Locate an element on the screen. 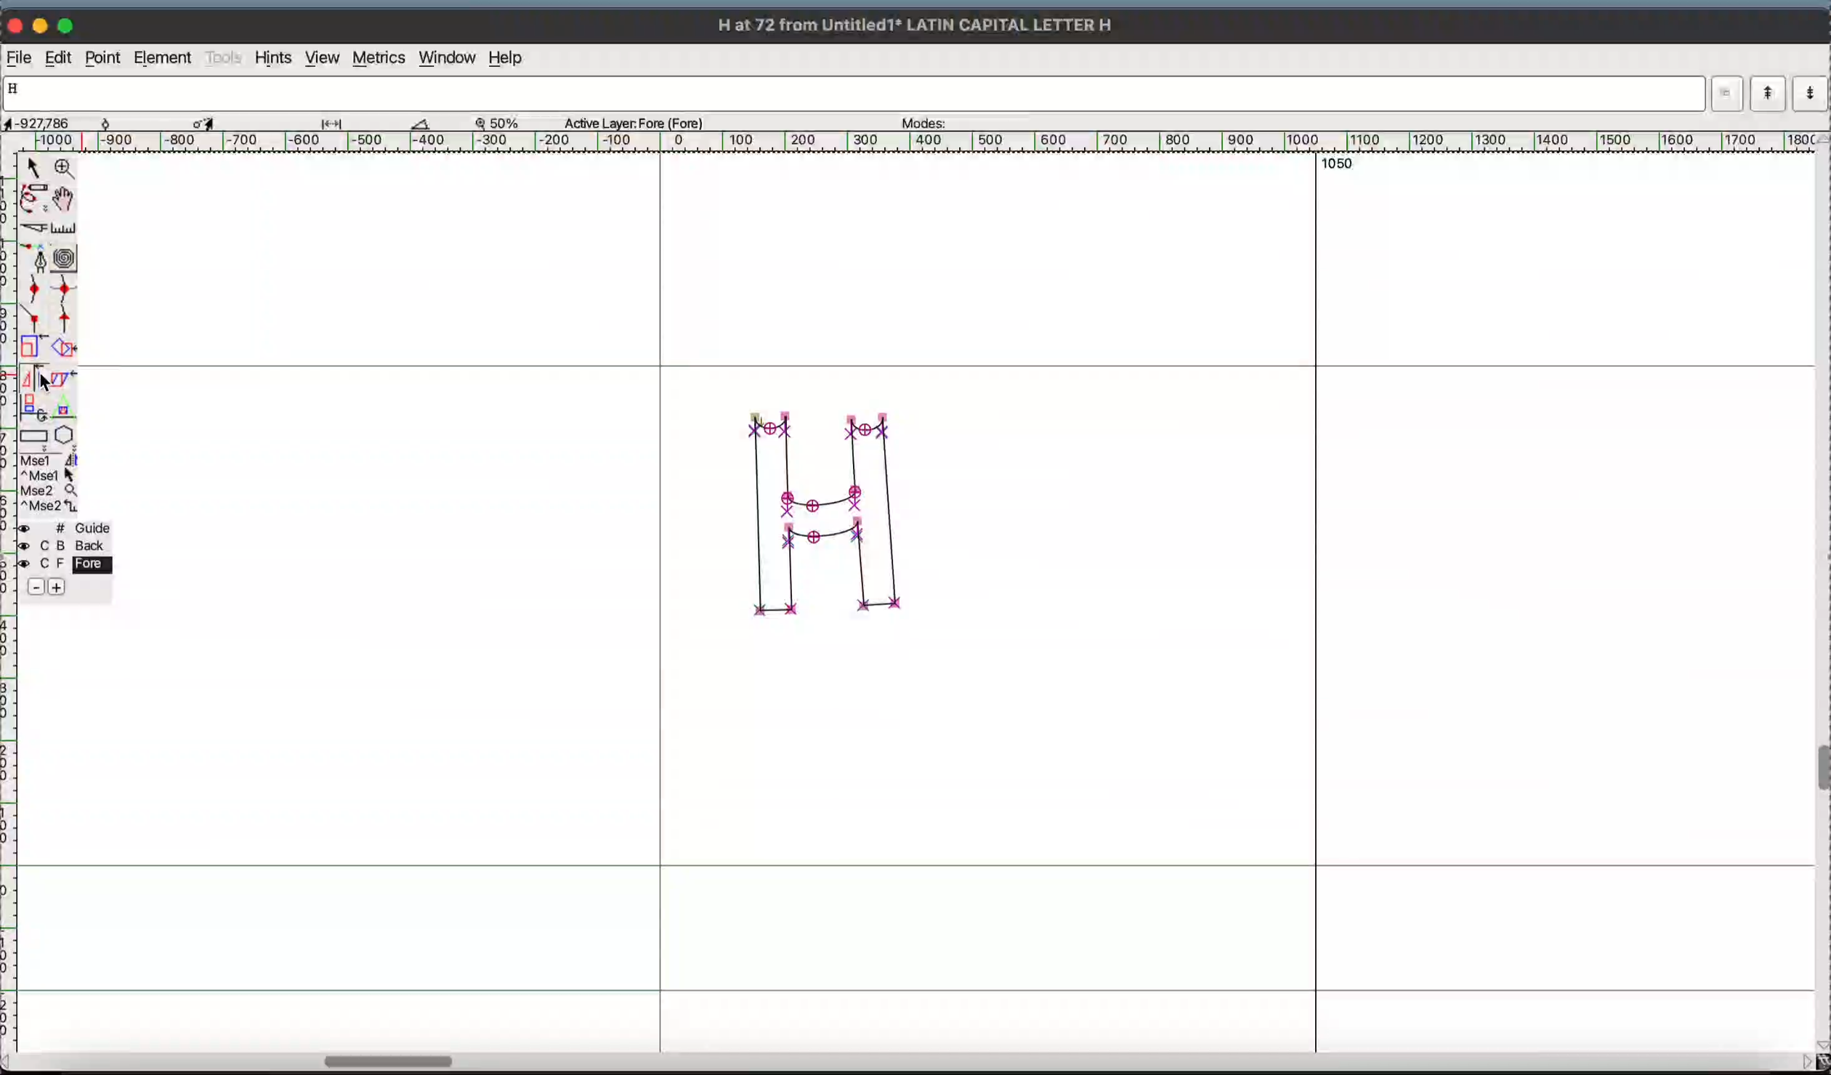 The width and height of the screenshot is (1831, 1075). pen is located at coordinates (36, 256).